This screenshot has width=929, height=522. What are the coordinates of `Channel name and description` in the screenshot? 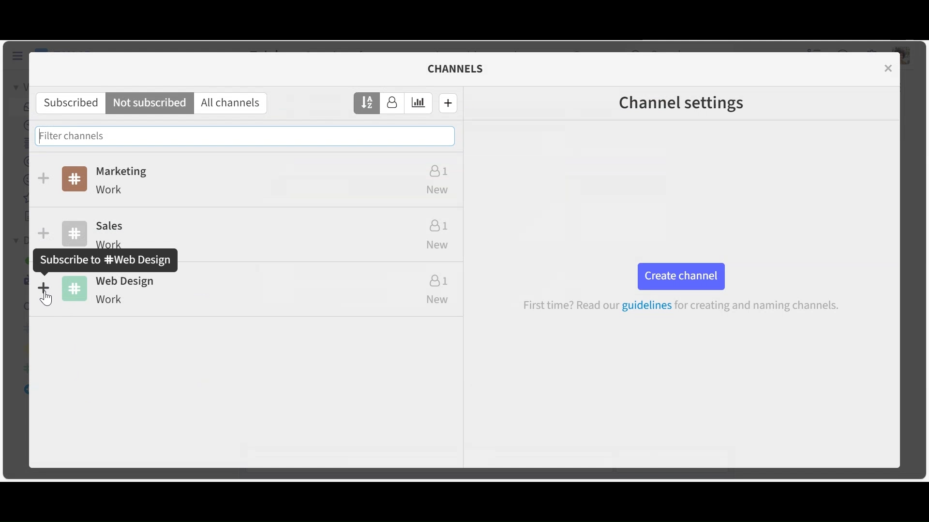 It's located at (257, 181).